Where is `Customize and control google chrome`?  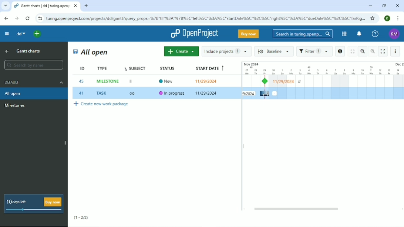
Customize and control google chrome is located at coordinates (398, 19).